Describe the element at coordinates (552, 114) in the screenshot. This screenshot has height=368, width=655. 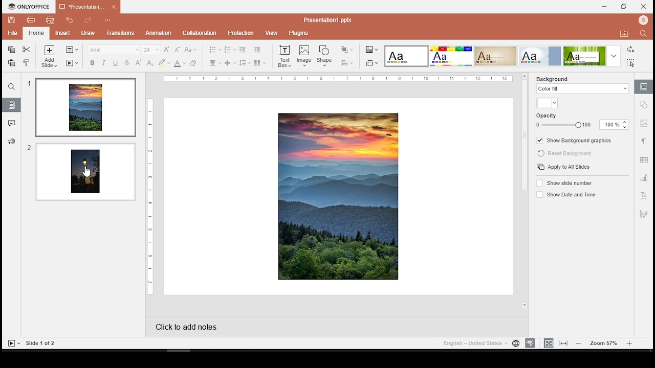
I see `opacity` at that location.